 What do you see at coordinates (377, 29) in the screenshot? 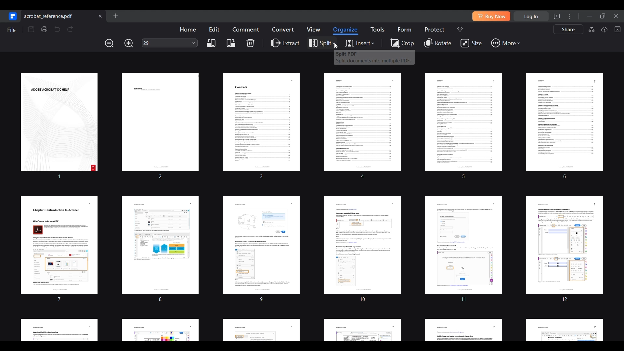
I see `Tools` at bounding box center [377, 29].